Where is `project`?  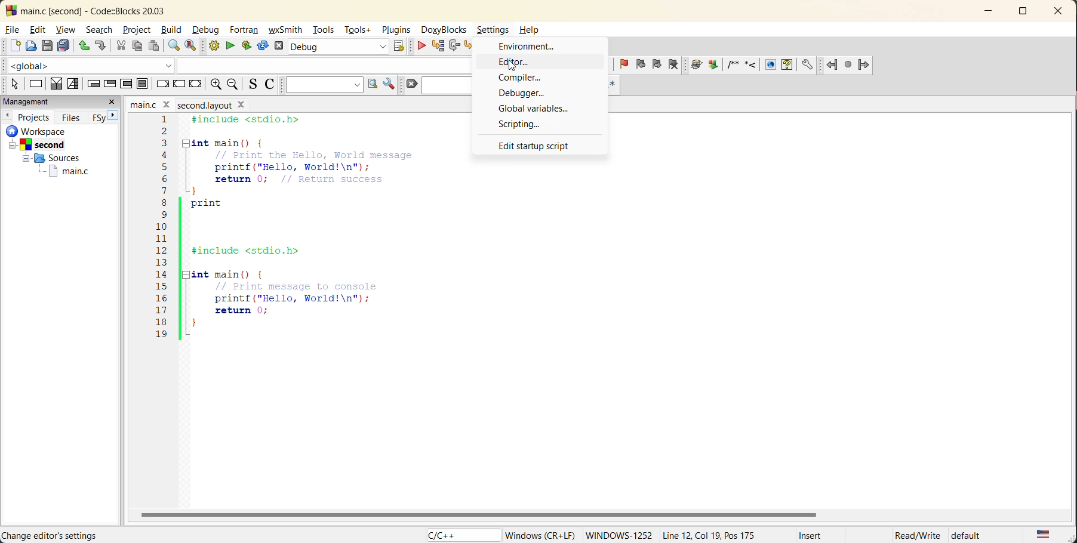 project is located at coordinates (139, 31).